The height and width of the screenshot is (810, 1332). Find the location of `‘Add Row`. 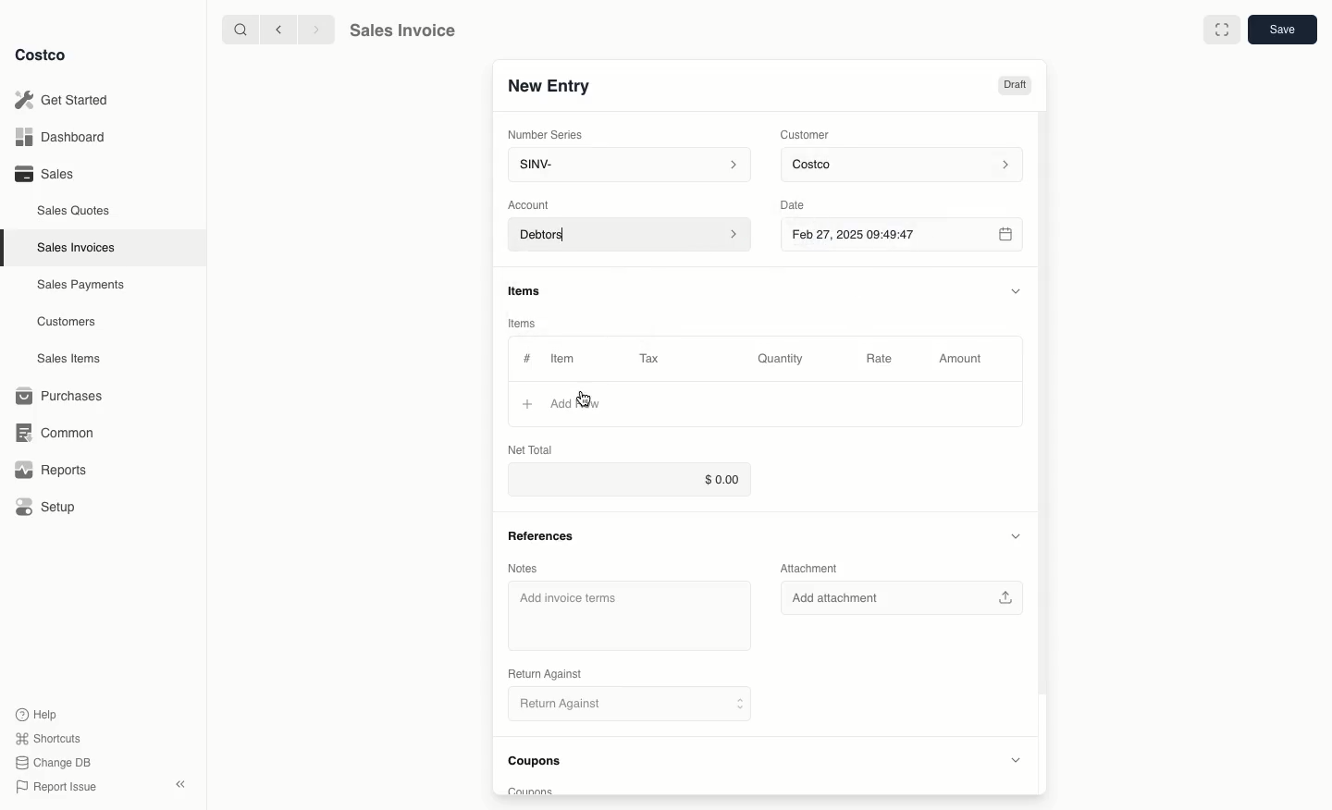

‘Add Row is located at coordinates (578, 403).